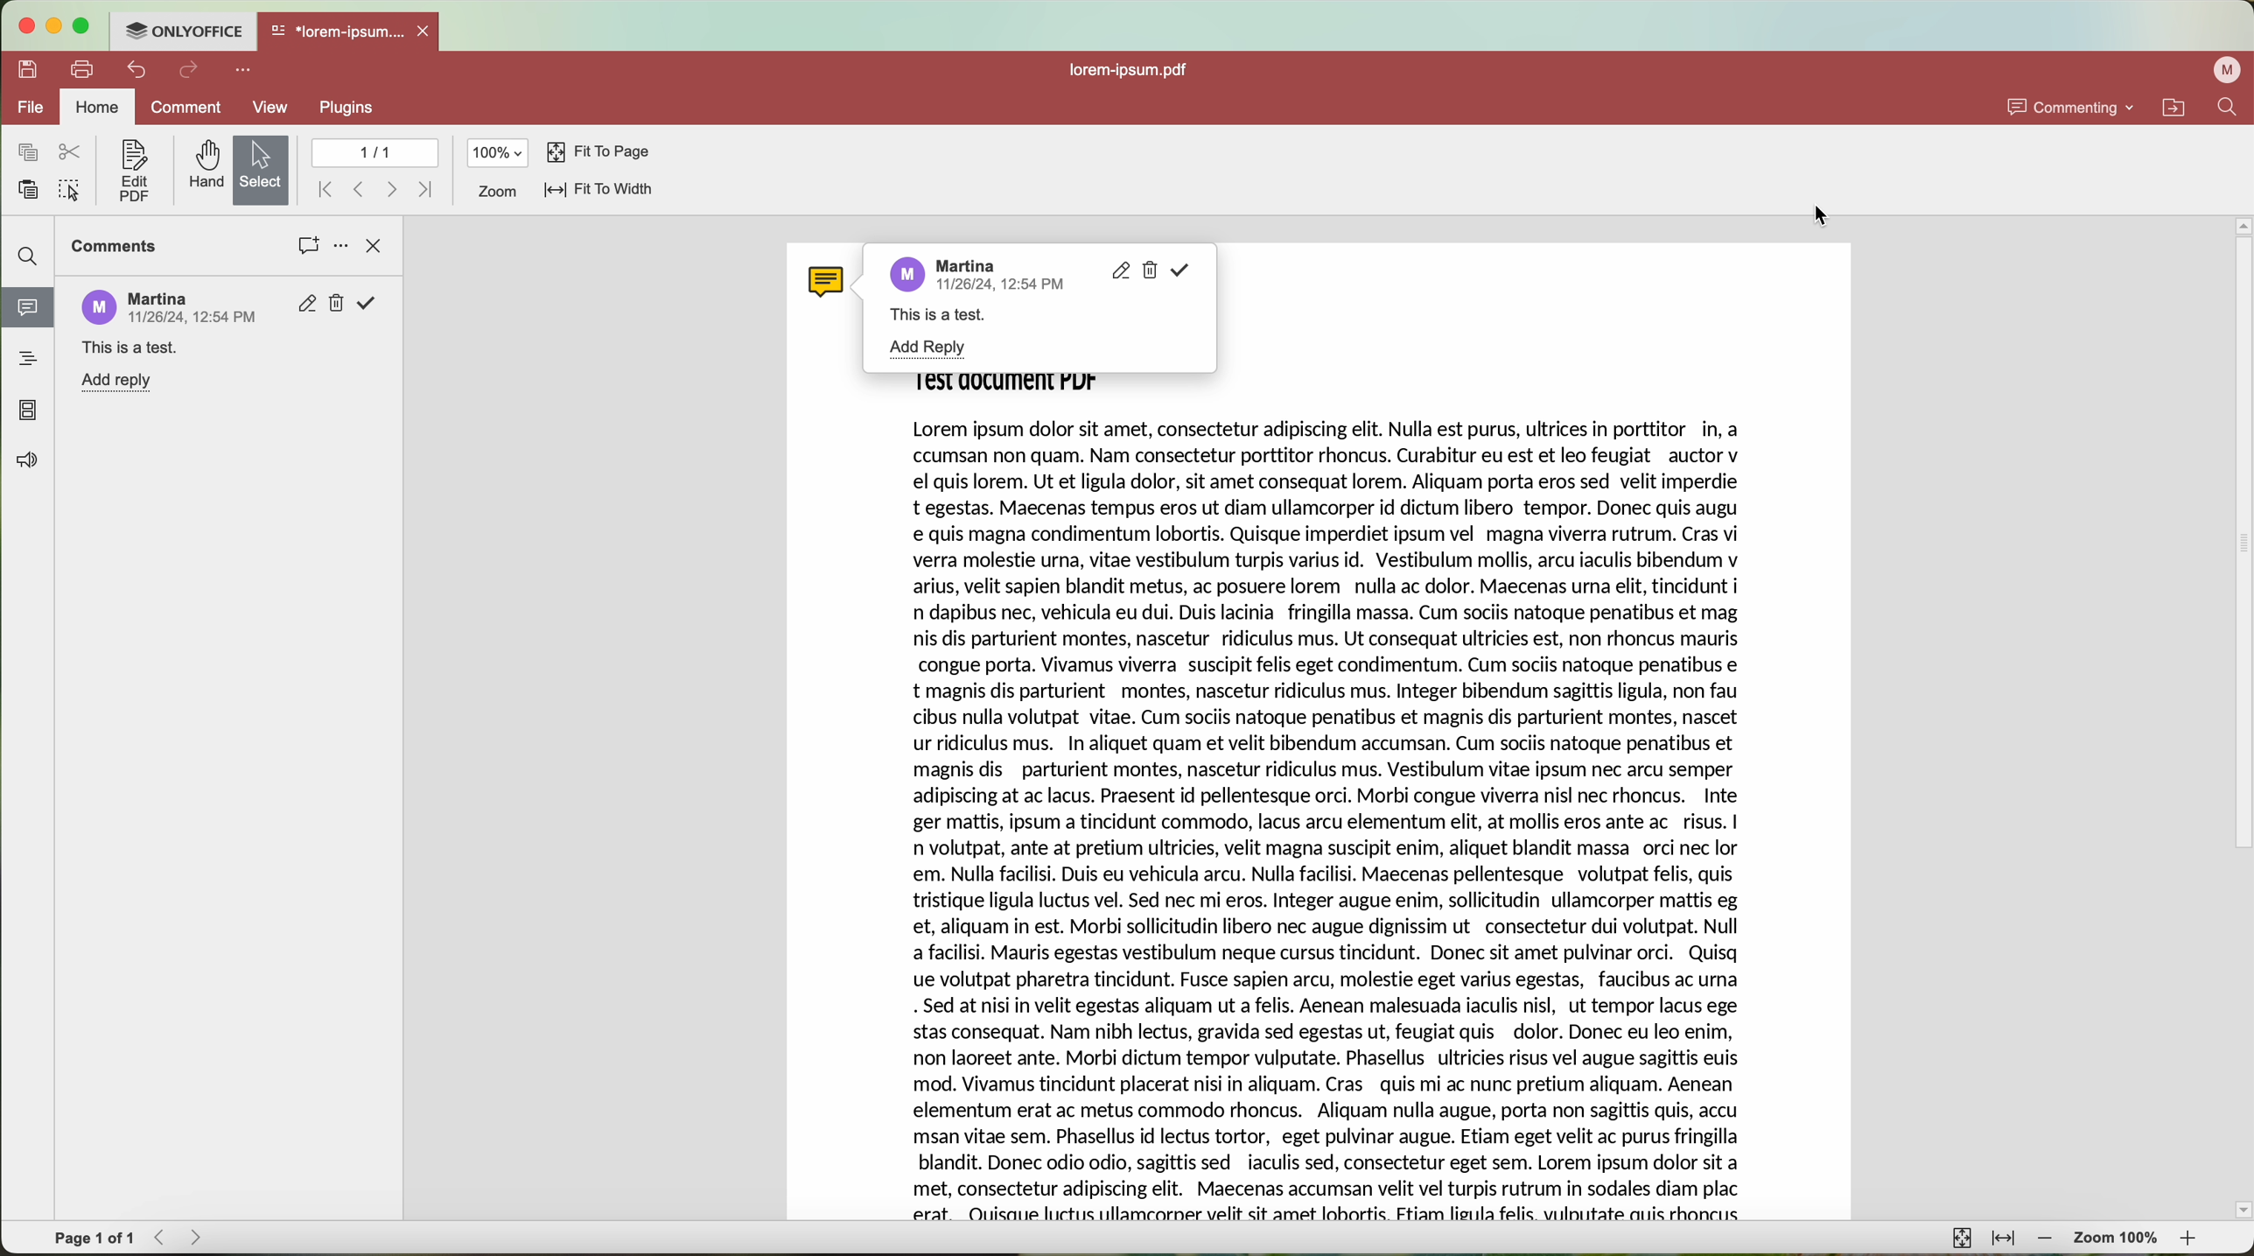 This screenshot has height=1256, width=2254. Describe the element at coordinates (977, 269) in the screenshot. I see `Martina` at that location.